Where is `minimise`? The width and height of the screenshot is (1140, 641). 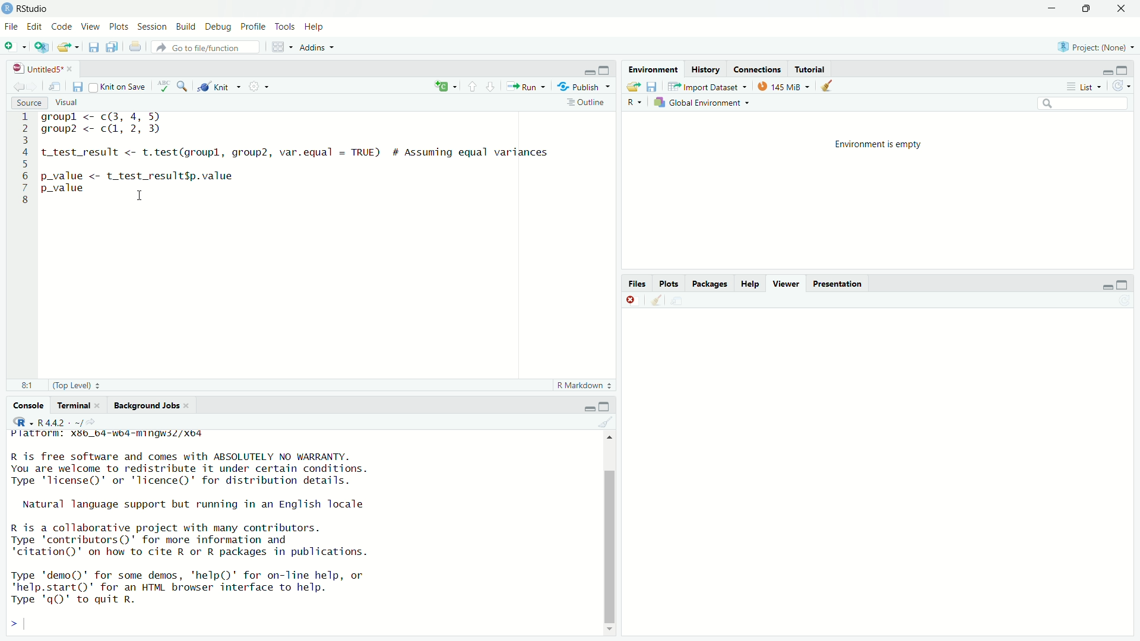 minimise is located at coordinates (590, 71).